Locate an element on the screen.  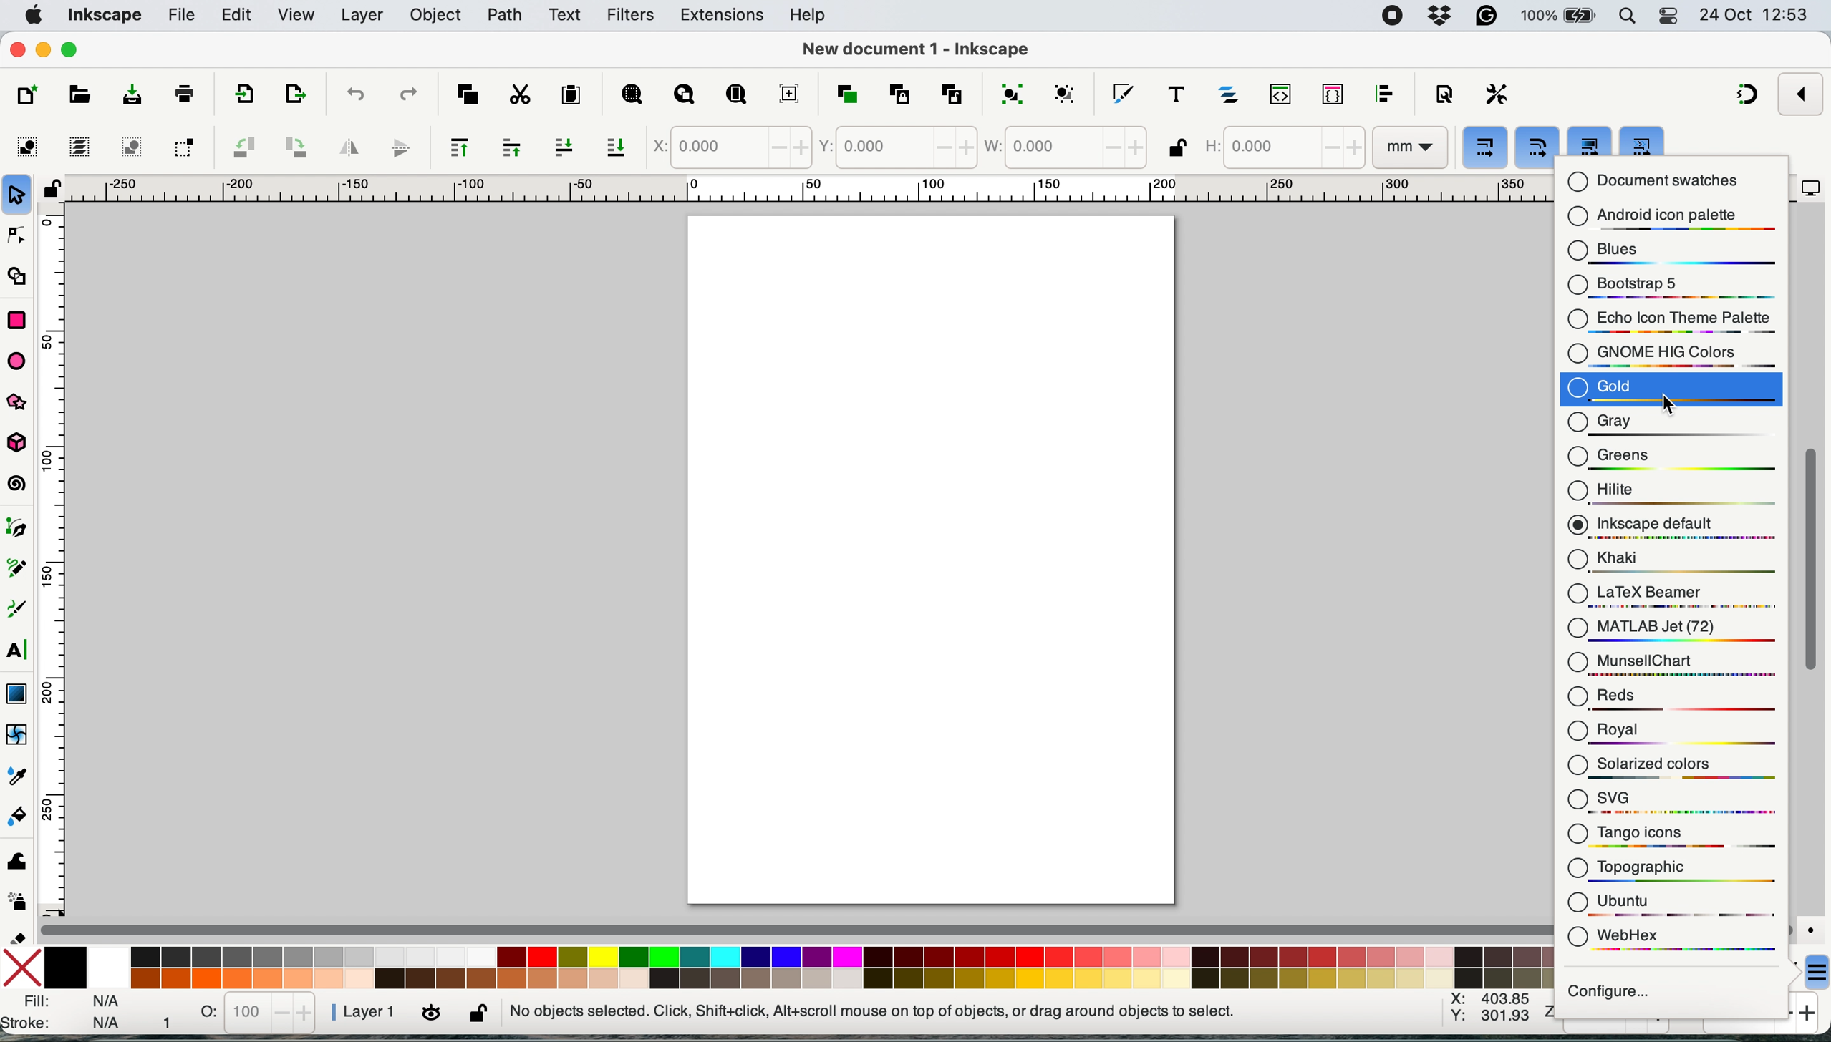
duplicate is located at coordinates (844, 93).